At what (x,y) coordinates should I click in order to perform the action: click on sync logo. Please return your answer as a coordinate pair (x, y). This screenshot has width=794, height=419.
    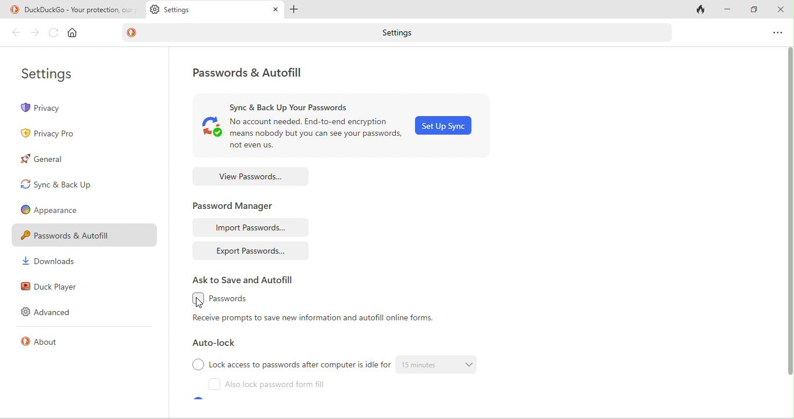
    Looking at the image, I should click on (210, 131).